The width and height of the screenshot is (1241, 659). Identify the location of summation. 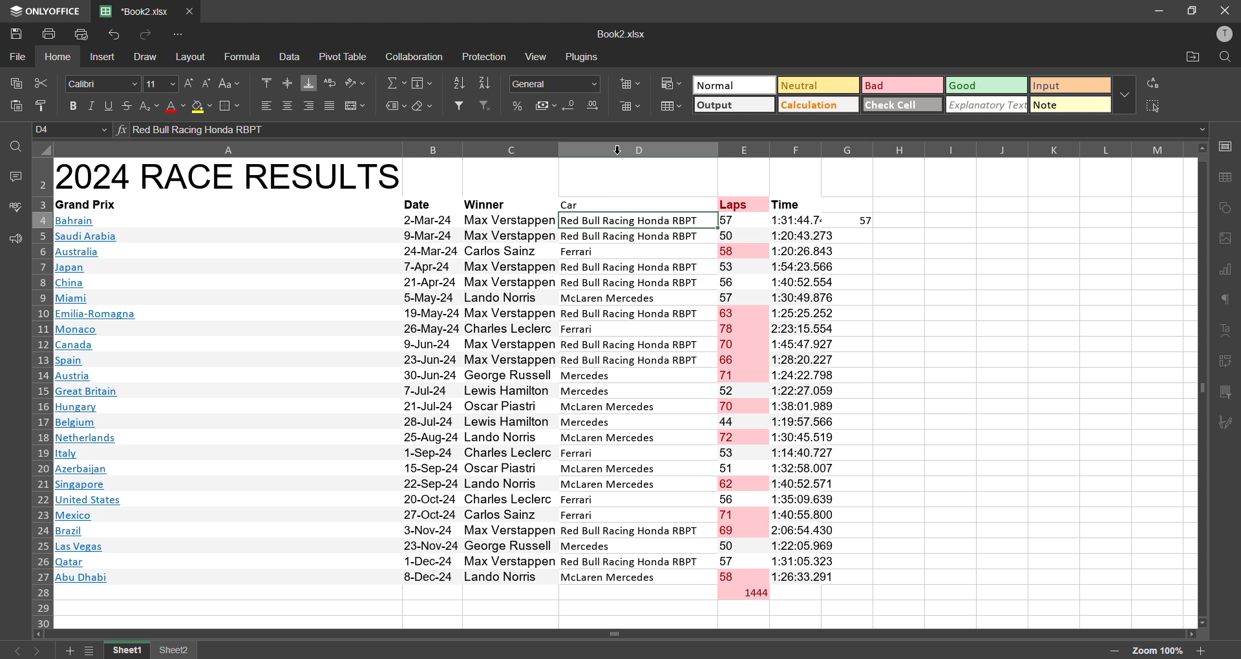
(396, 83).